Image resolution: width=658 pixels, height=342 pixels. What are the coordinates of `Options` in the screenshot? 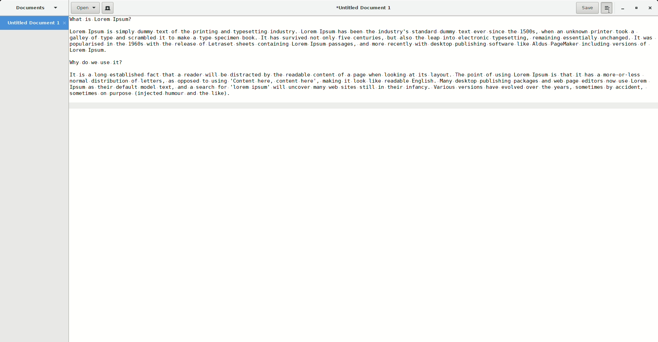 It's located at (607, 8).